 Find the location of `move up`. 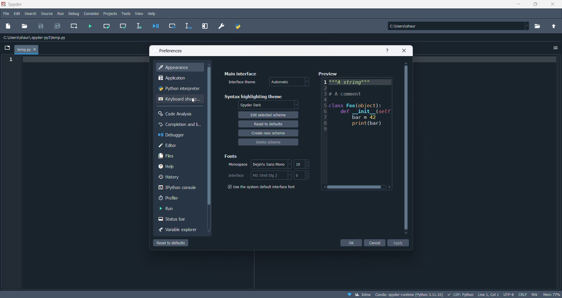

move up is located at coordinates (405, 63).